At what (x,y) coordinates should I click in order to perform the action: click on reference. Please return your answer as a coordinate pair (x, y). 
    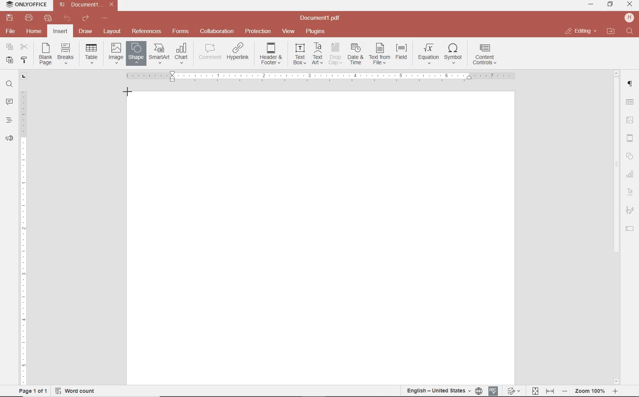
    Looking at the image, I should click on (146, 32).